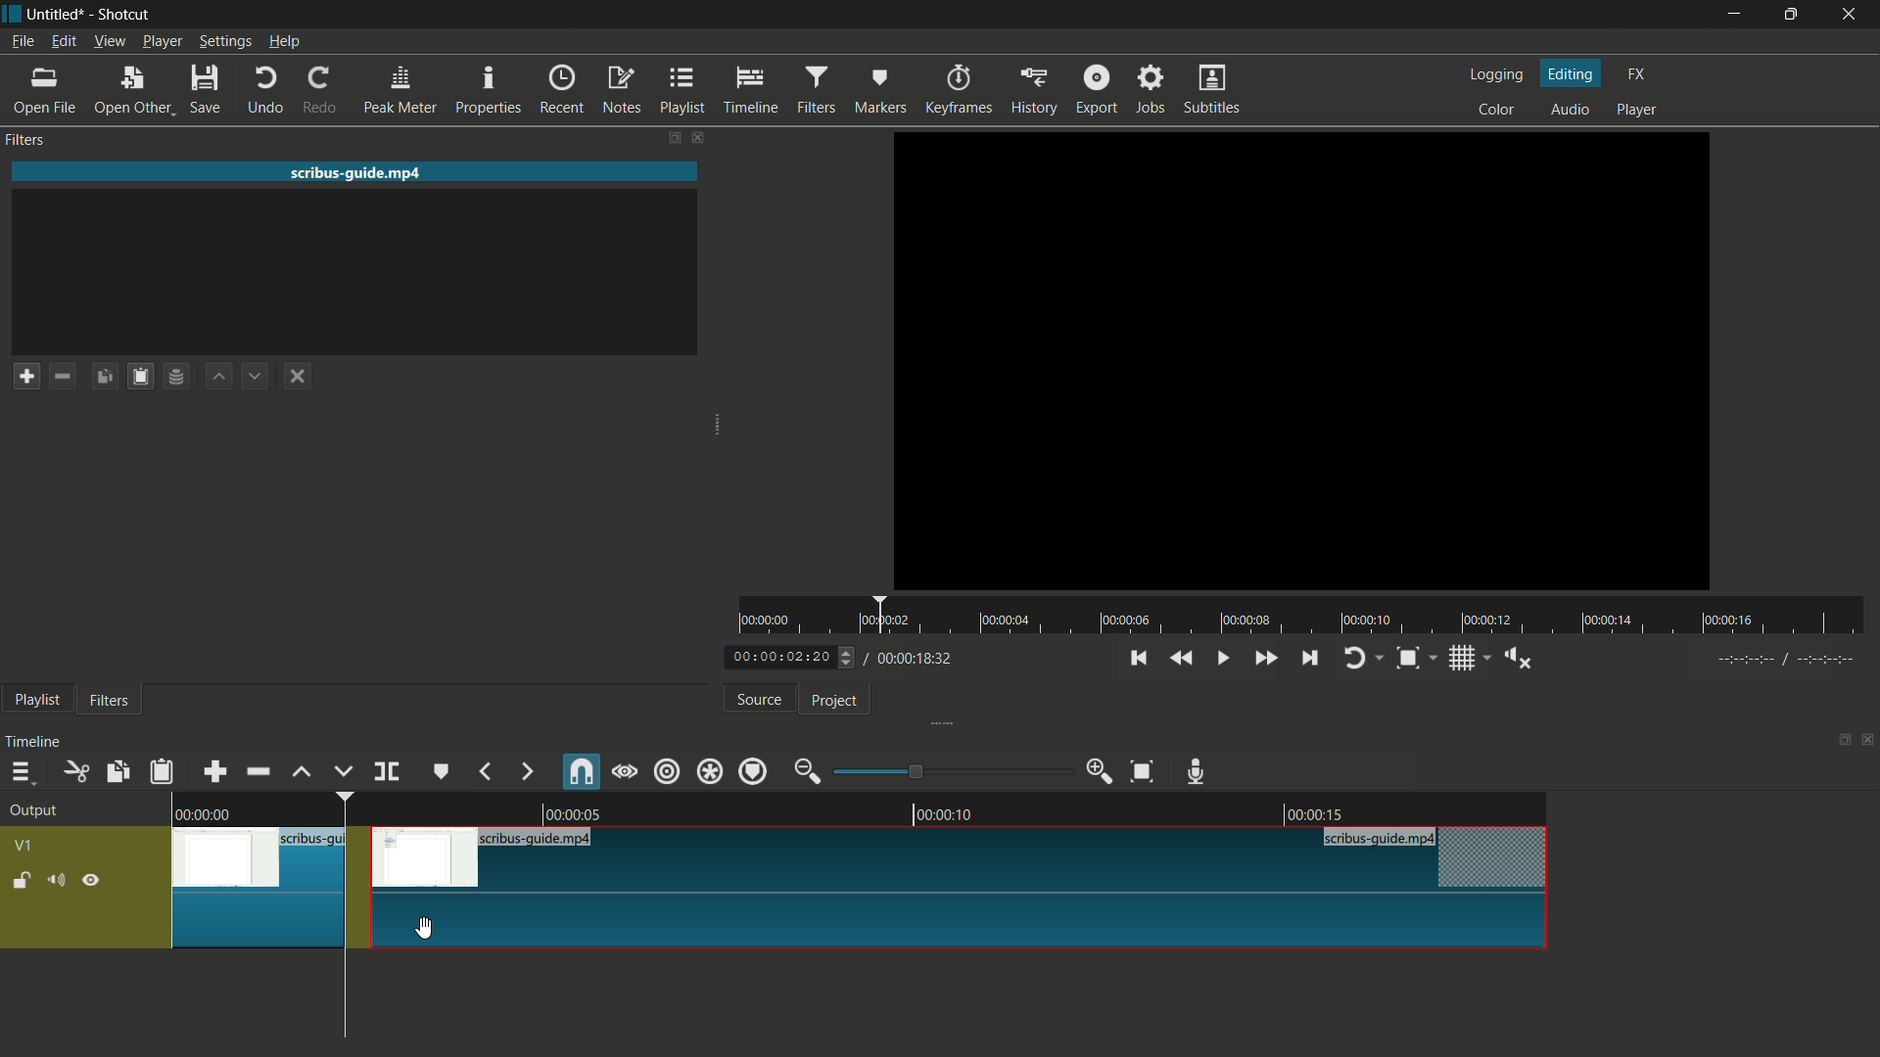 This screenshot has height=1057, width=1880. What do you see at coordinates (214, 771) in the screenshot?
I see `append` at bounding box center [214, 771].